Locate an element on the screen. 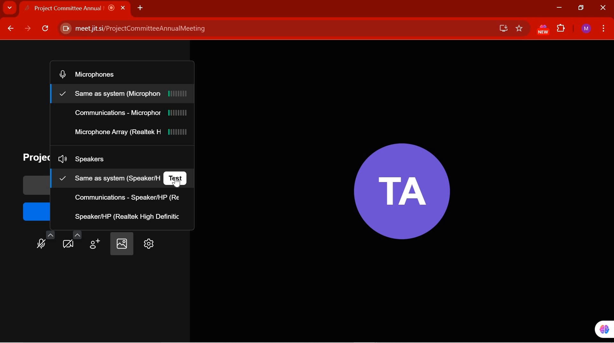  Microphones is located at coordinates (94, 74).